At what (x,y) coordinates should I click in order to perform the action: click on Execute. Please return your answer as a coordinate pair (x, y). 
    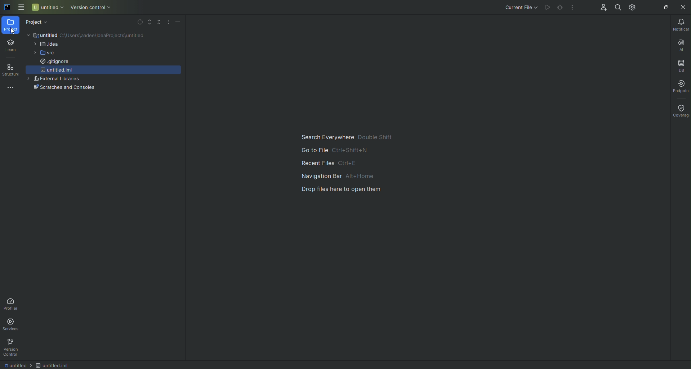
    Looking at the image, I should click on (547, 8).